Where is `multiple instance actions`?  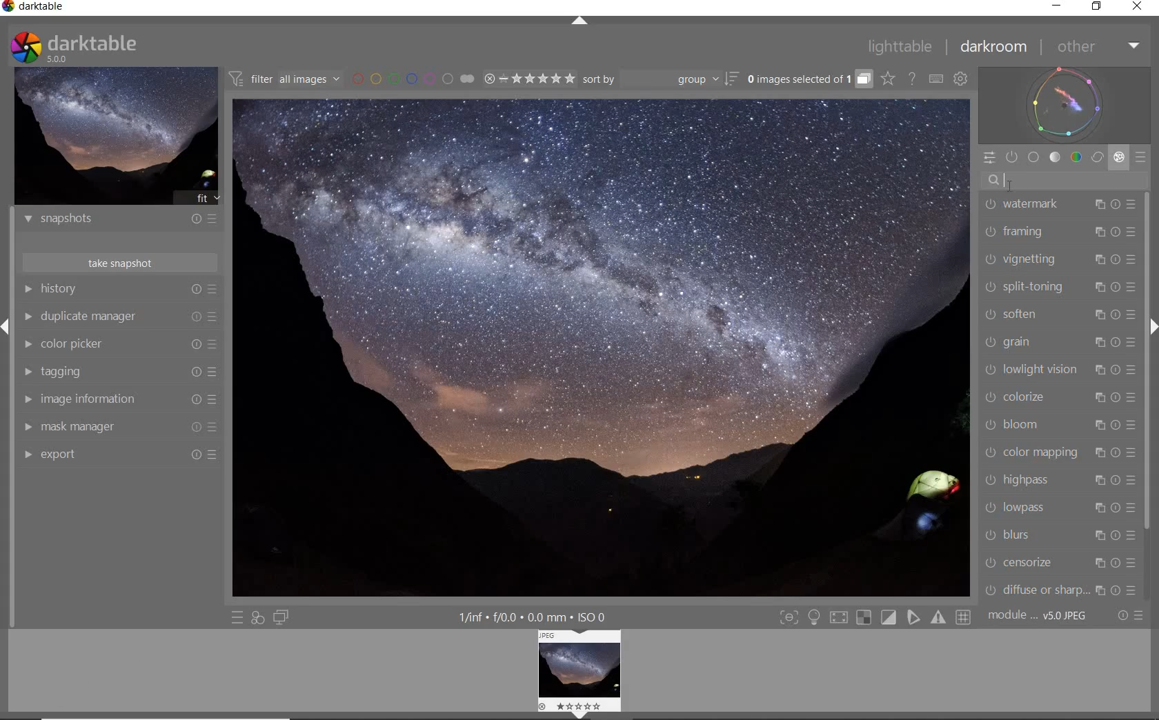
multiple instance actions is located at coordinates (1100, 258).